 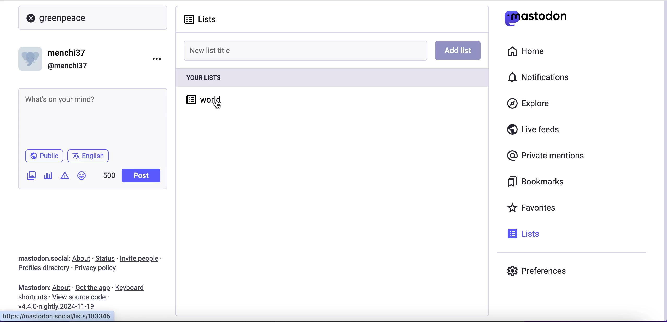 What do you see at coordinates (159, 58) in the screenshot?
I see `menu options` at bounding box center [159, 58].